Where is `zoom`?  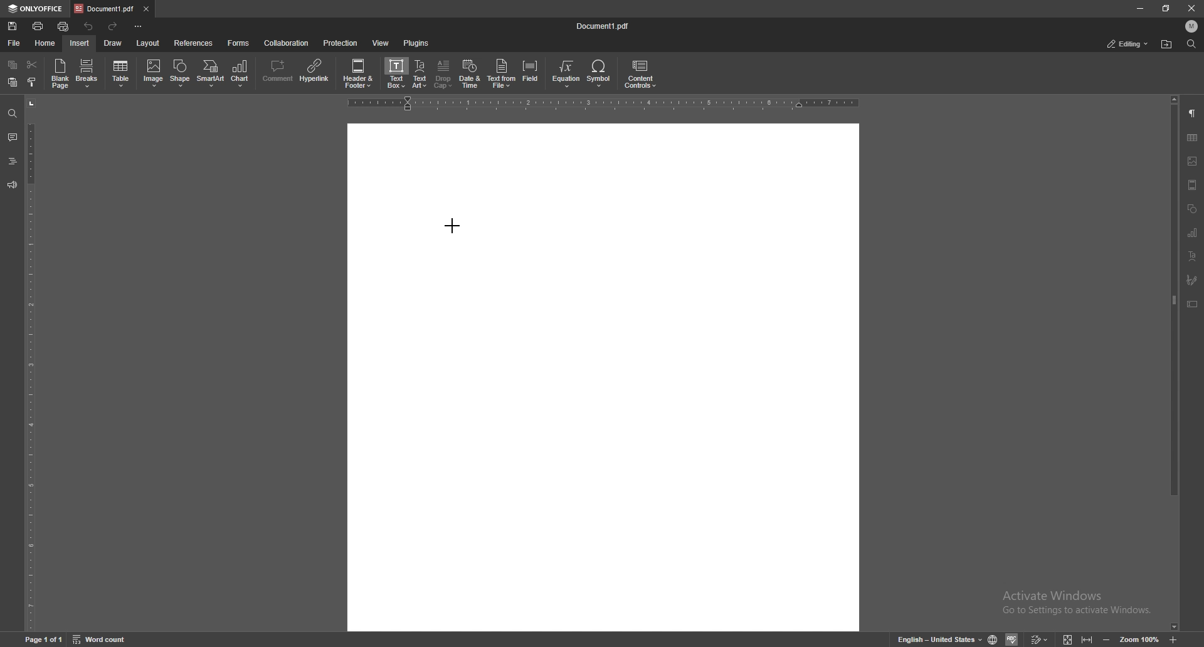 zoom is located at coordinates (1139, 640).